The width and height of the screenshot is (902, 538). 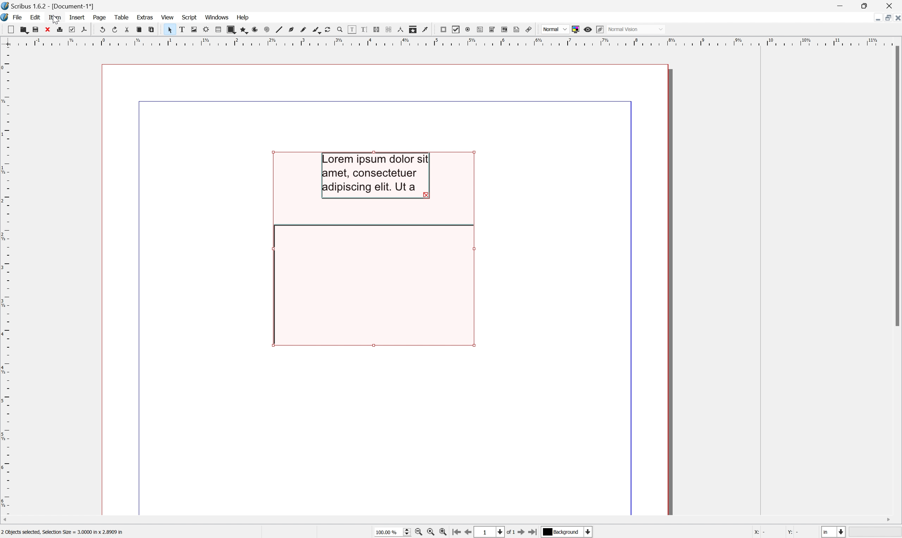 What do you see at coordinates (456, 29) in the screenshot?
I see `PDF Checkbox` at bounding box center [456, 29].